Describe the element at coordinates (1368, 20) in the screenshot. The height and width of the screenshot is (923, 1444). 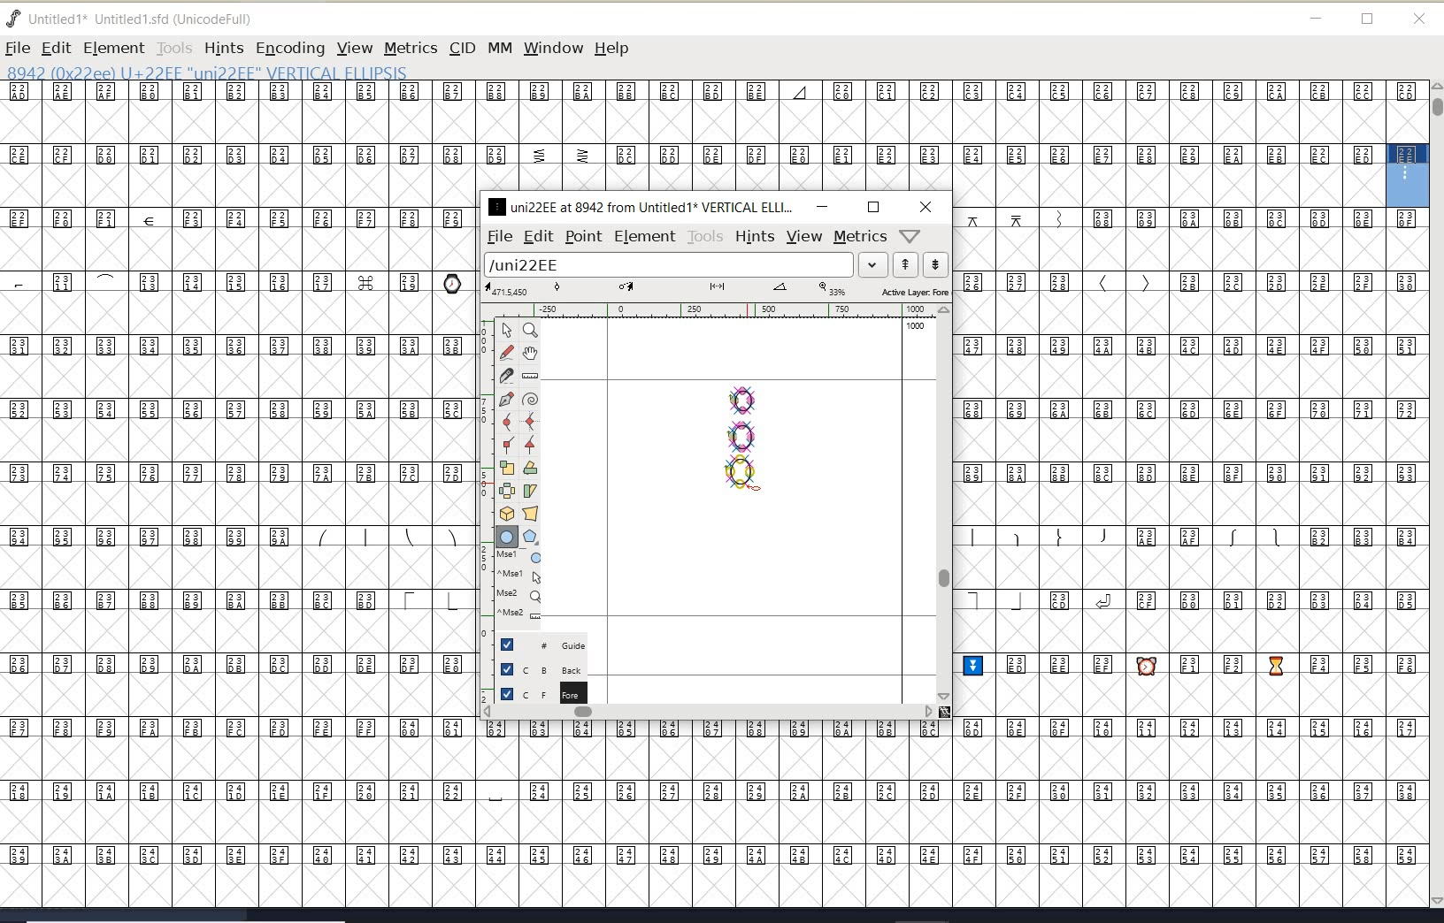
I see `restore` at that location.